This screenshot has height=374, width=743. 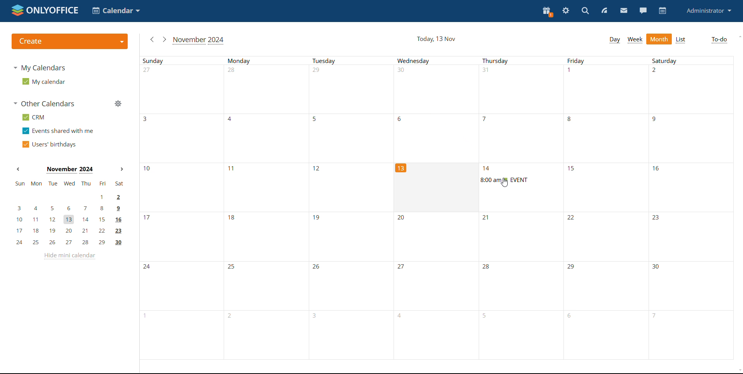 What do you see at coordinates (67, 208) in the screenshot?
I see `3, 4, 5, 6, 7, 8, 9` at bounding box center [67, 208].